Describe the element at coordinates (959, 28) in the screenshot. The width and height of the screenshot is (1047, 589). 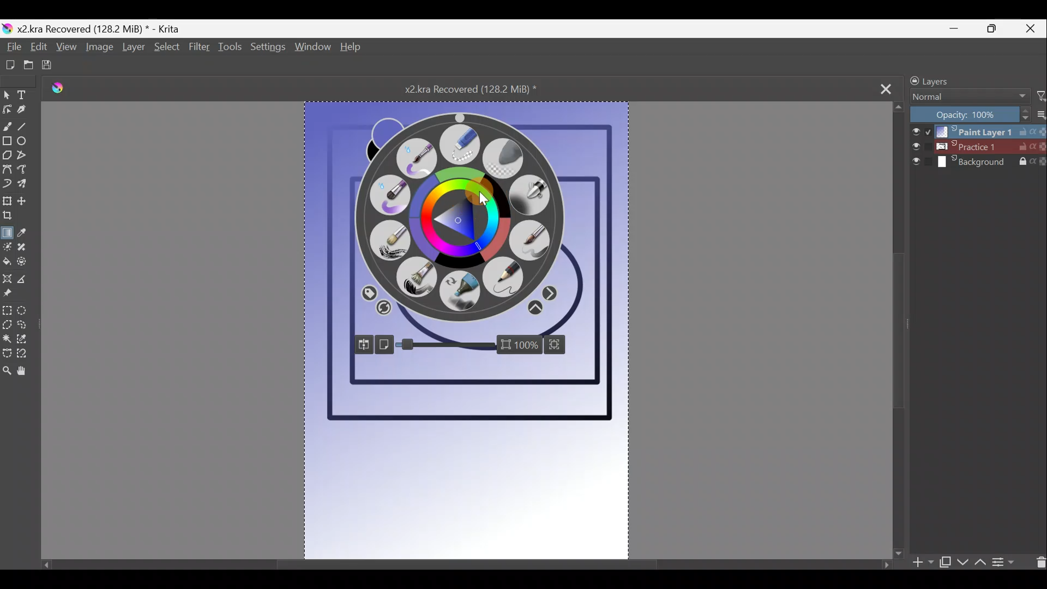
I see `Minimise` at that location.